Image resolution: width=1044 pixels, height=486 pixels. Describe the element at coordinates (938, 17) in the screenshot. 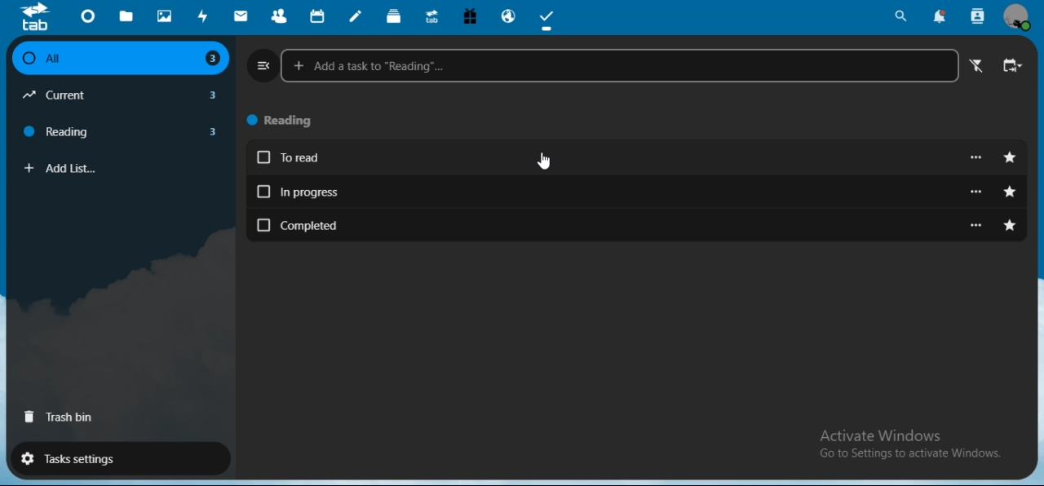

I see `notifications` at that location.